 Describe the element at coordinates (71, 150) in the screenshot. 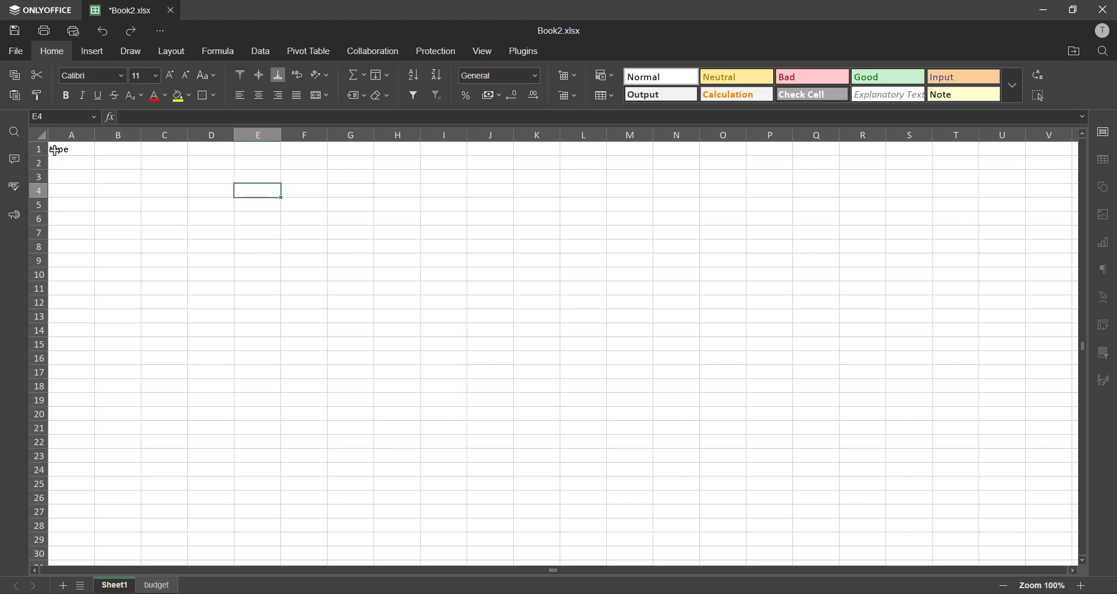

I see `type` at that location.